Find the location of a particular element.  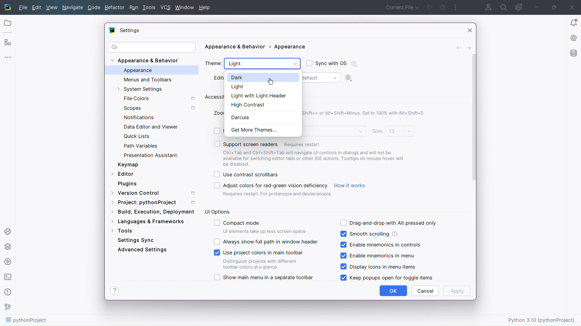

Menu and Toolbars is located at coordinates (147, 79).